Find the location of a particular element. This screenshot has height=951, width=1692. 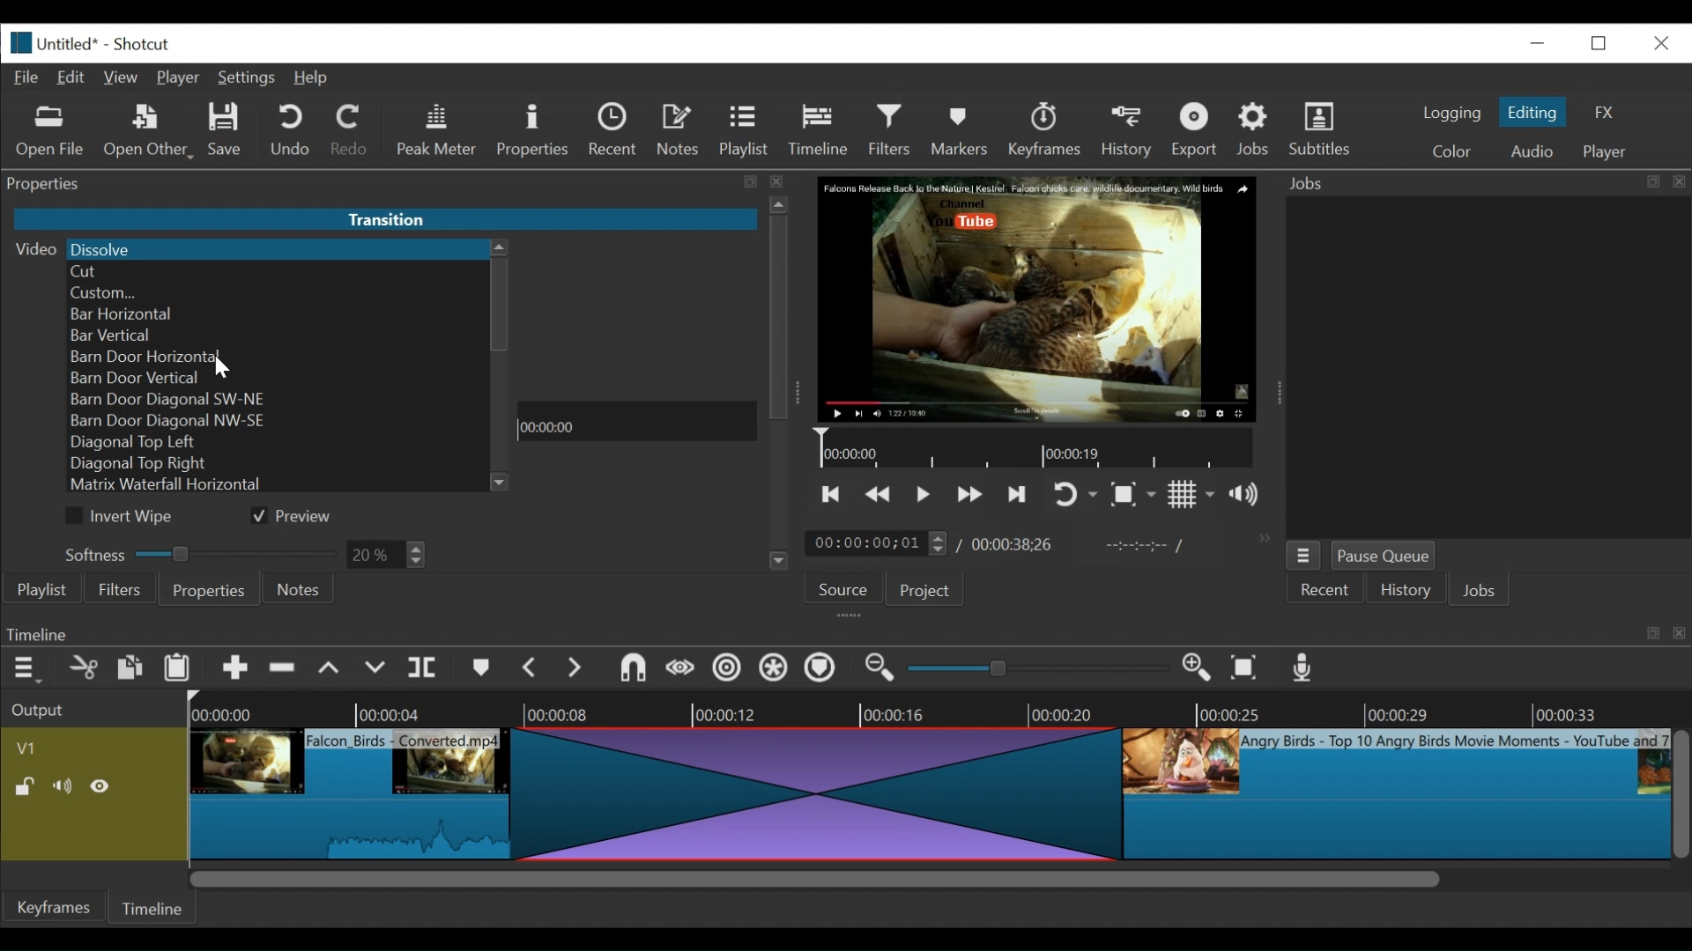

close is located at coordinates (1659, 41).